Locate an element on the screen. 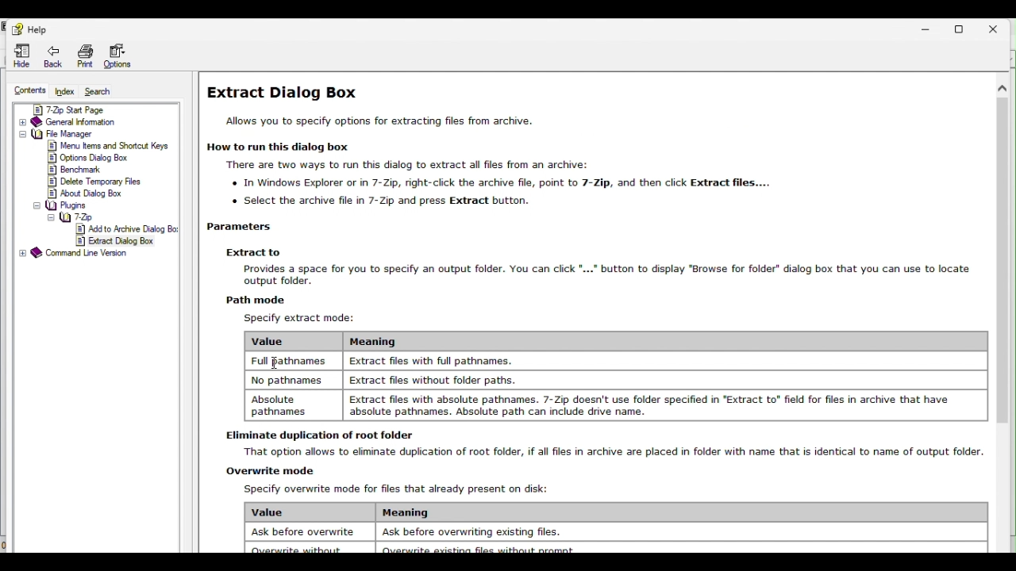  specify is located at coordinates (302, 318).